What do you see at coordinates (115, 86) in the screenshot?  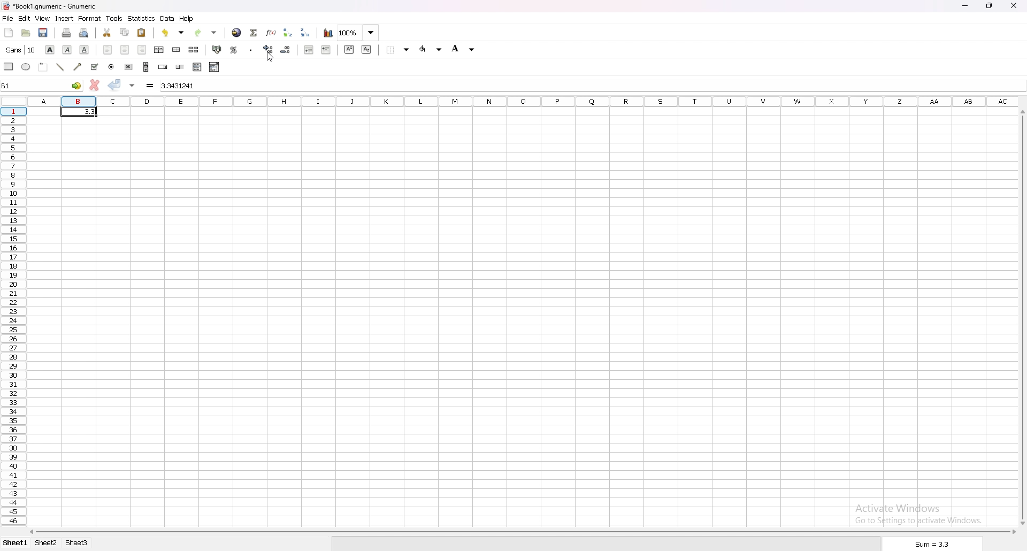 I see `accept changes` at bounding box center [115, 86].